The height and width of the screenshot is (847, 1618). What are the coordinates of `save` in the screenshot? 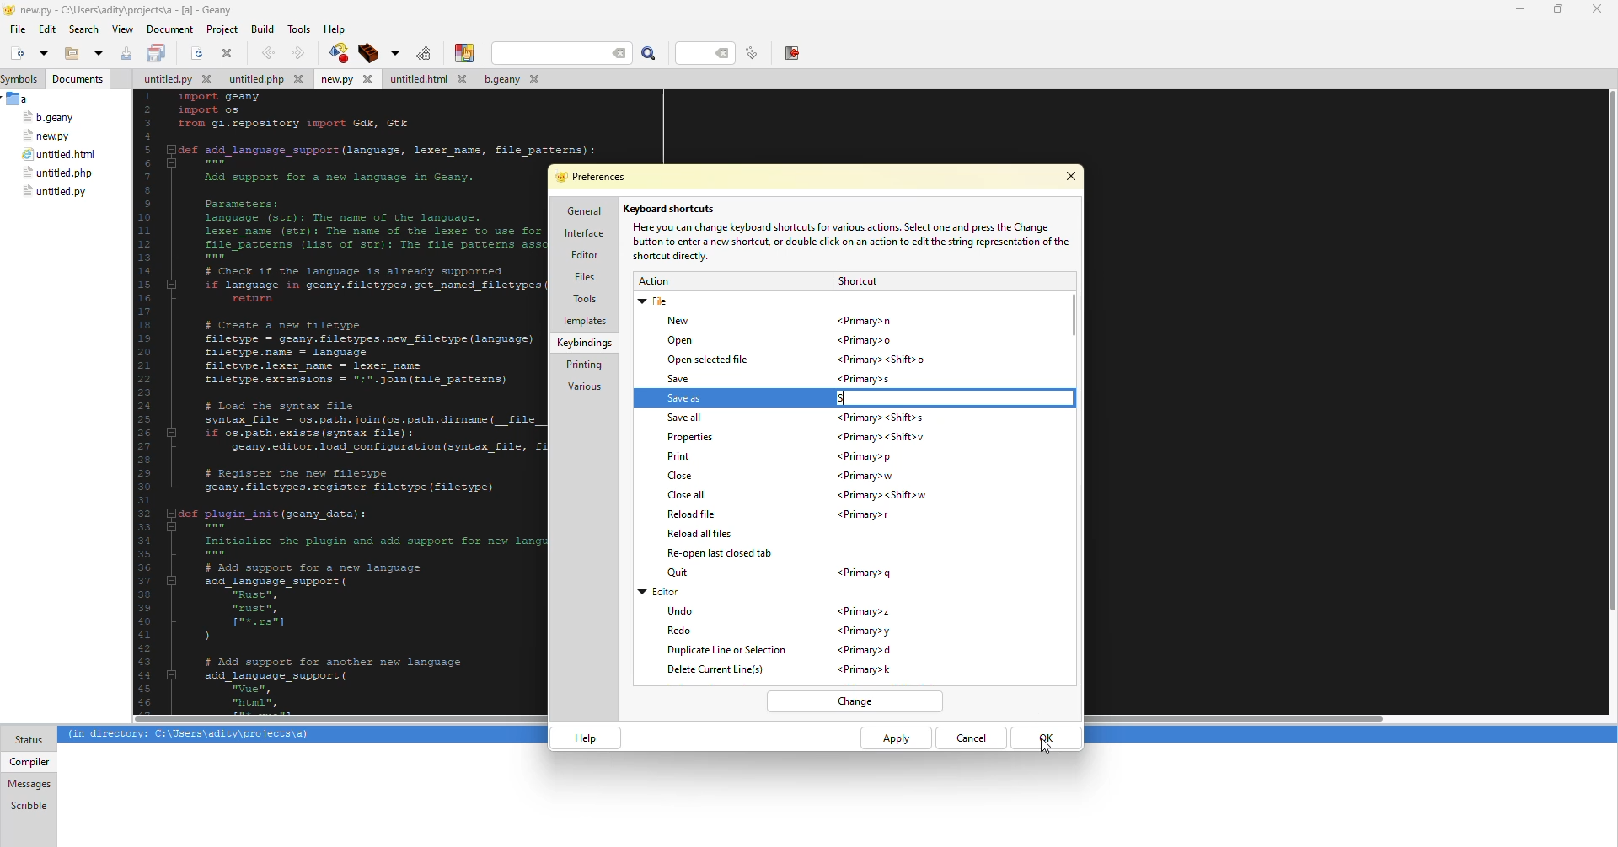 It's located at (158, 54).